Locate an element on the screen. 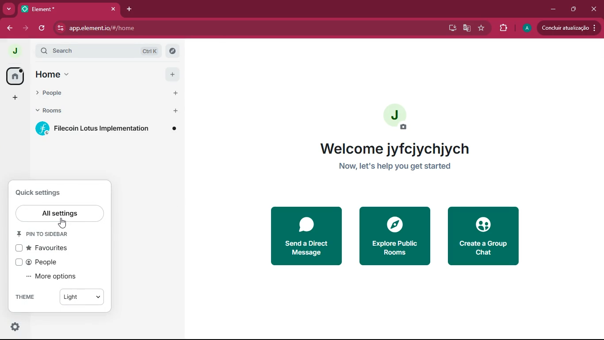 The width and height of the screenshot is (604, 340). people is located at coordinates (92, 93).